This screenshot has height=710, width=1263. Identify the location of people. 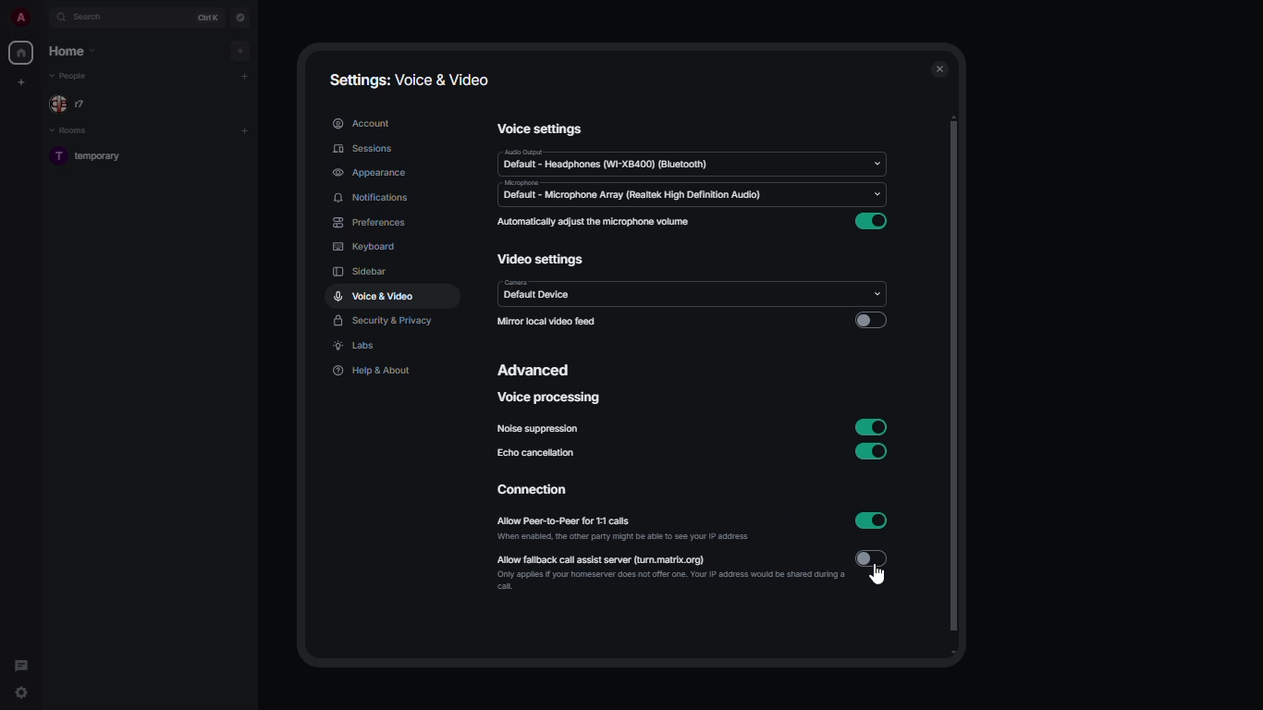
(70, 104).